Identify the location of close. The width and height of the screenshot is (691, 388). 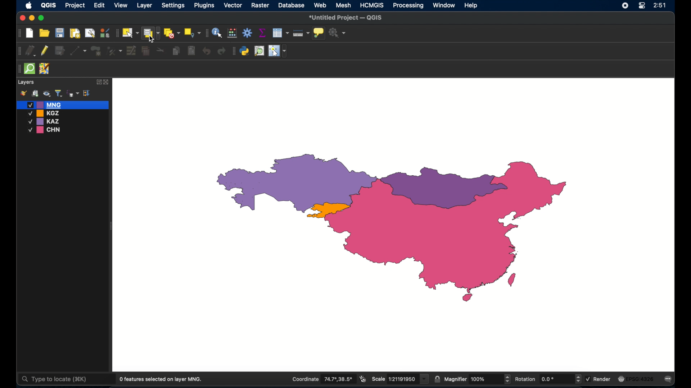
(107, 82).